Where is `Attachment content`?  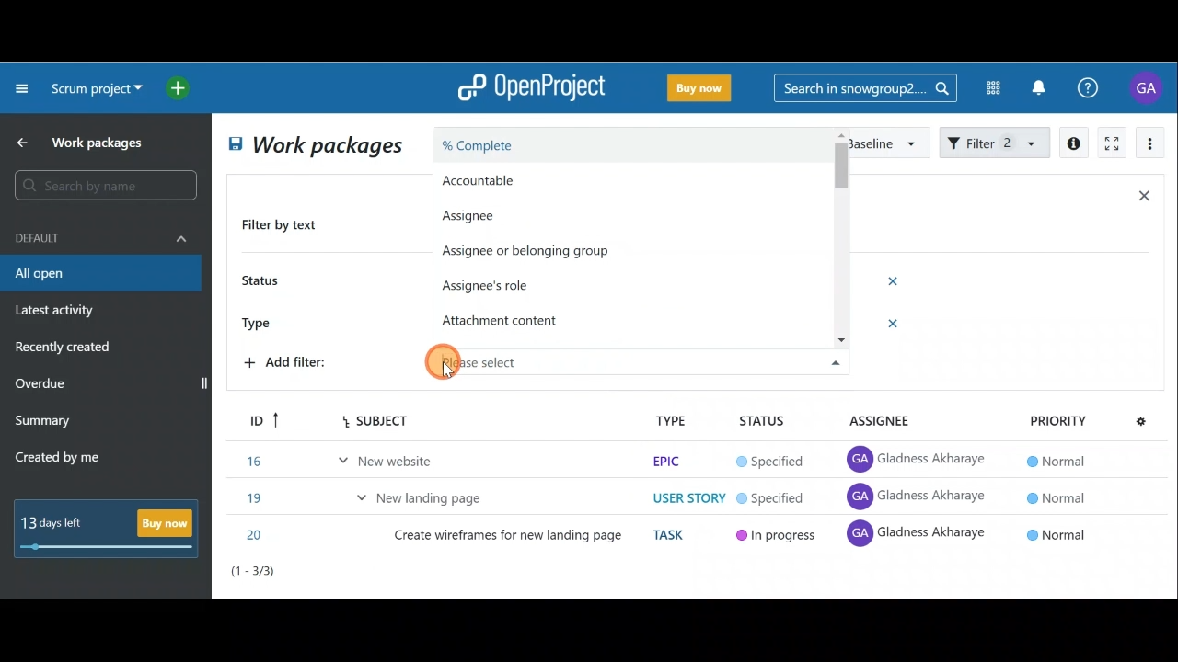 Attachment content is located at coordinates (509, 319).